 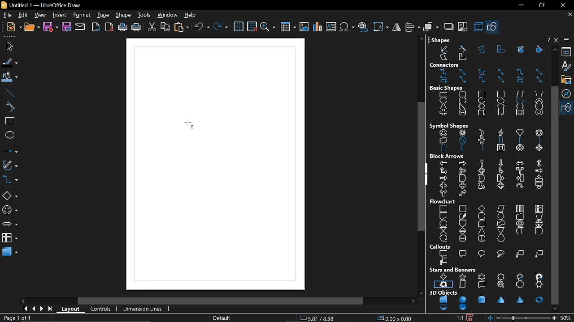 What do you see at coordinates (556, 195) in the screenshot?
I see `Vertical scrollbar for shapes` at bounding box center [556, 195].